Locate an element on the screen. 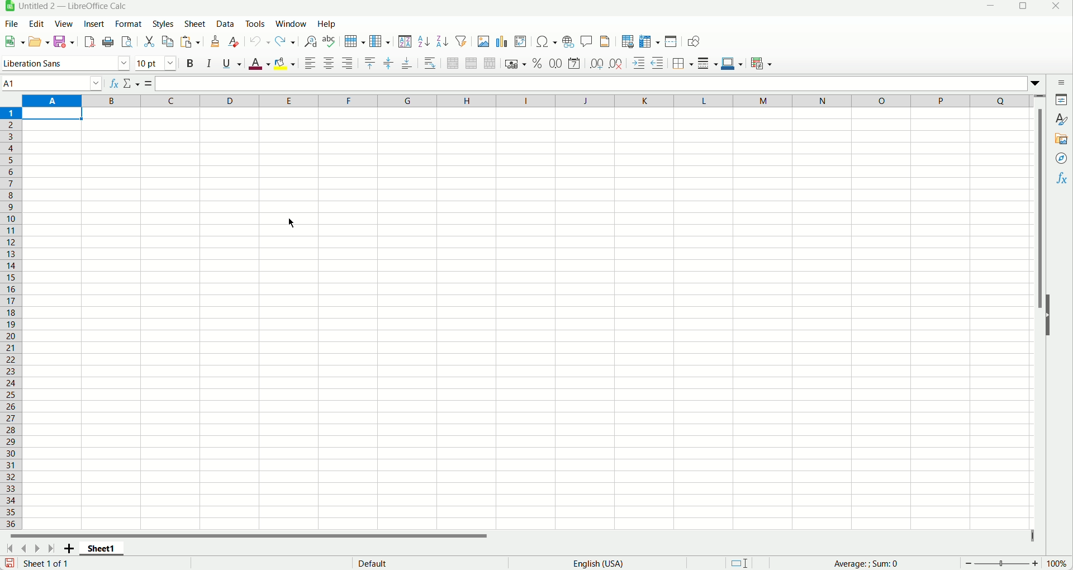  Styles is located at coordinates (1062, 119).